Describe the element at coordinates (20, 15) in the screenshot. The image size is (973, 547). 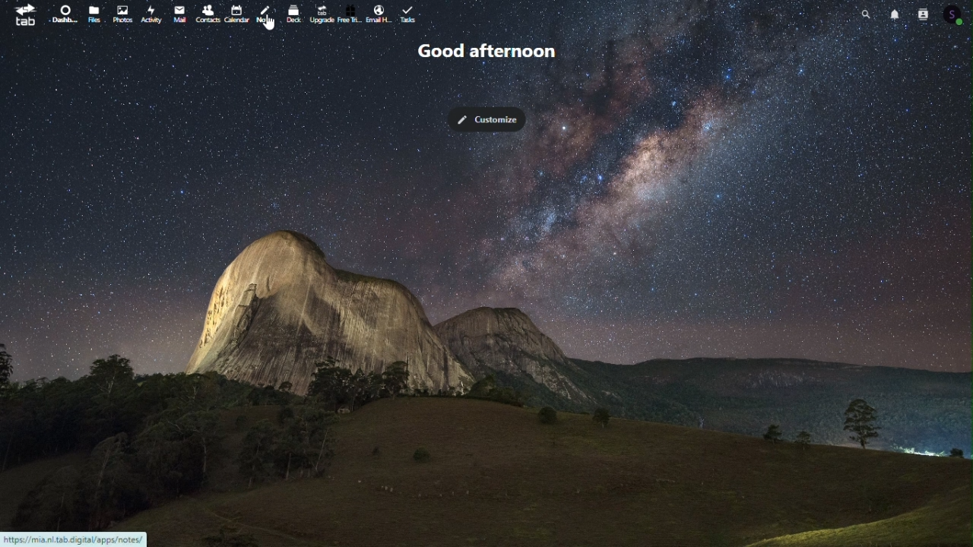
I see `tab` at that location.